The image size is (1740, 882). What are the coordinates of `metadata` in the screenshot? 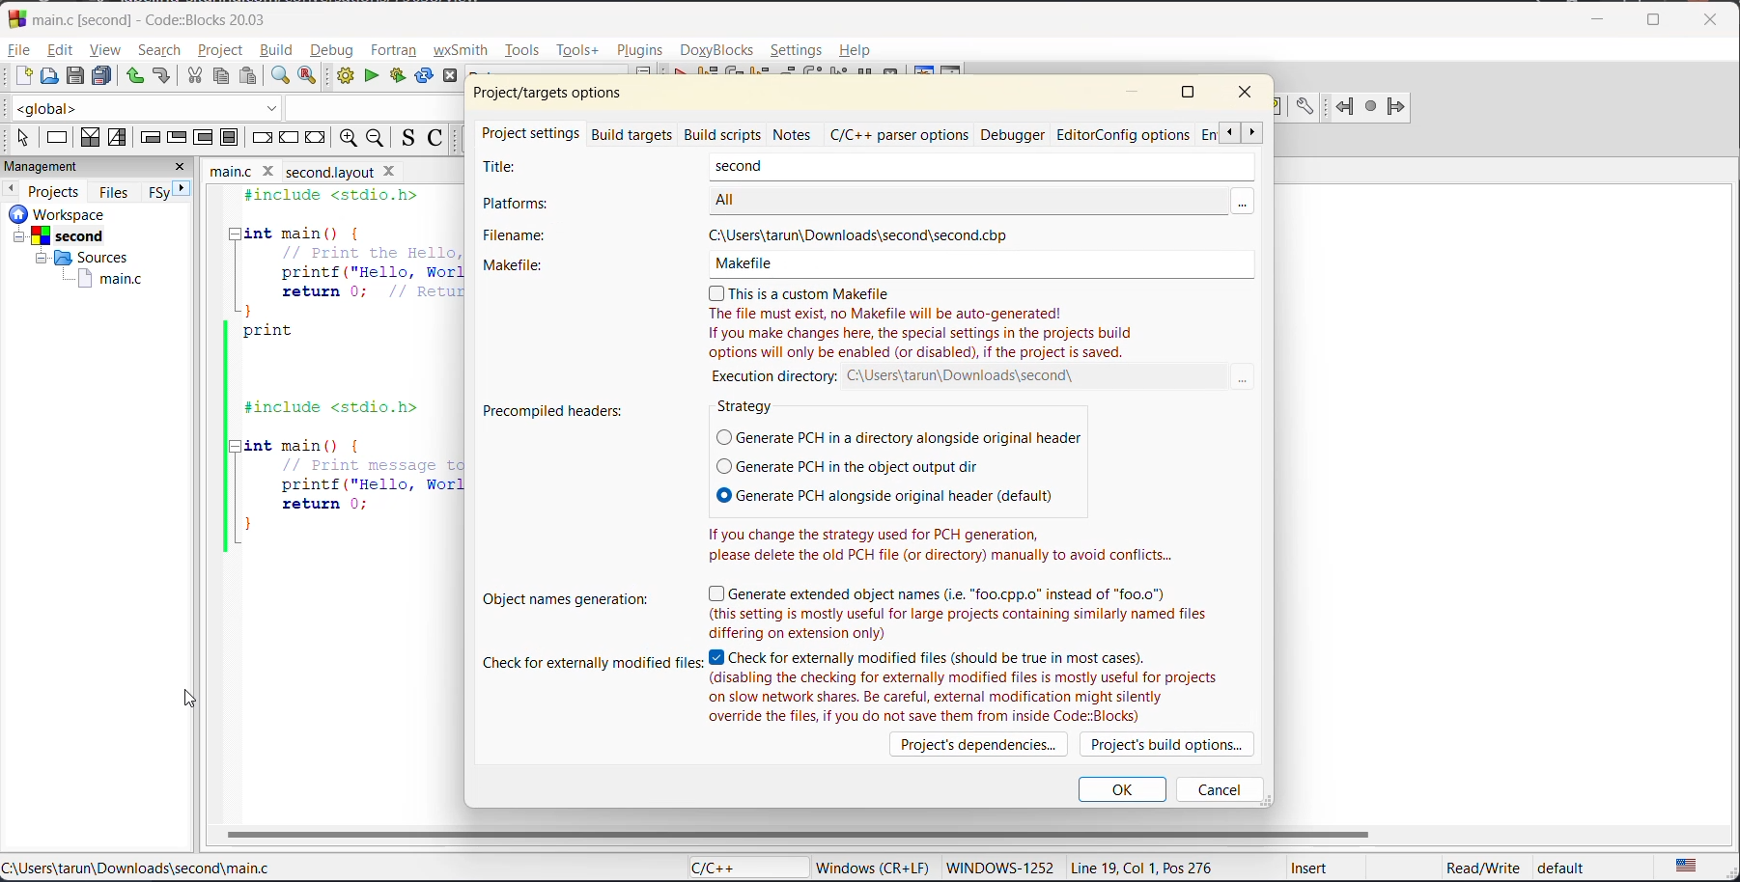 It's located at (1204, 868).